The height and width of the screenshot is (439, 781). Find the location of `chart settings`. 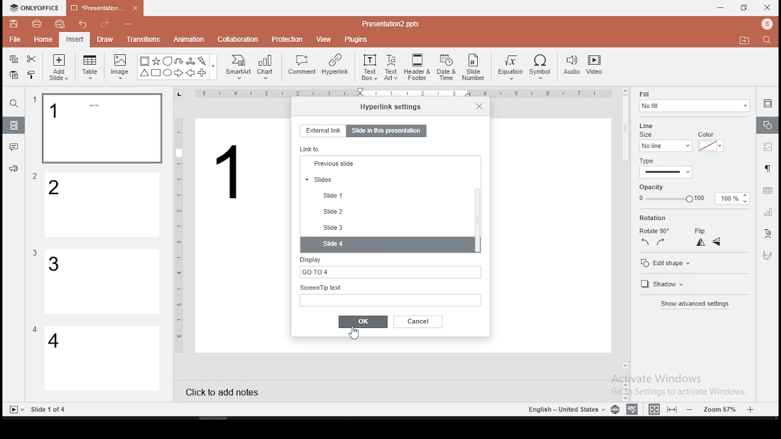

chart settings is located at coordinates (767, 212).